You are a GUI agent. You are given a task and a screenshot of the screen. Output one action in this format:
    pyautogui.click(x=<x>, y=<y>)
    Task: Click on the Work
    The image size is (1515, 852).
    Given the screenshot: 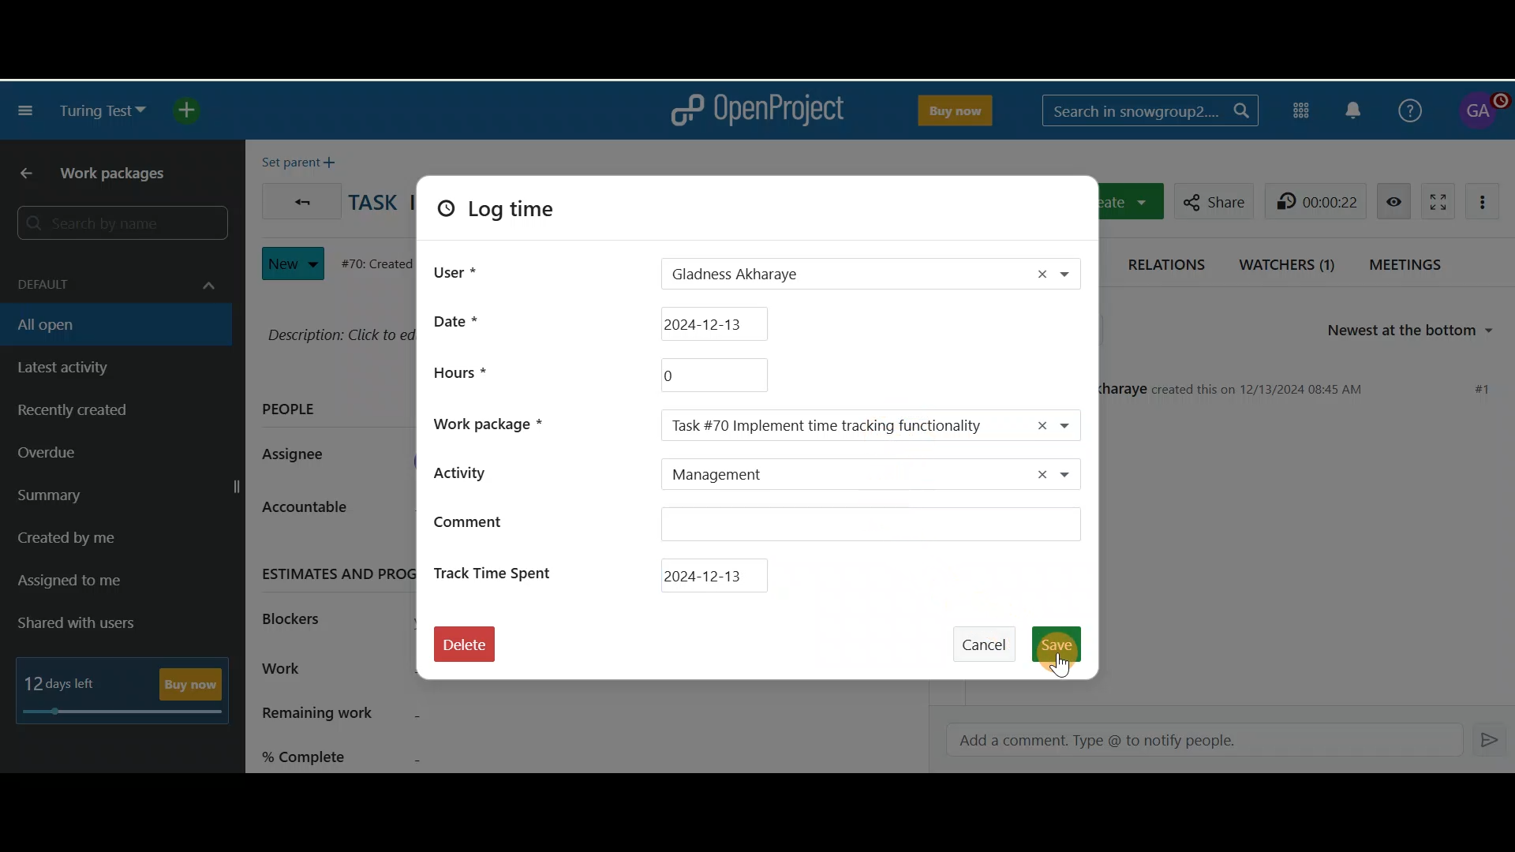 What is the action you would take?
    pyautogui.click(x=328, y=671)
    